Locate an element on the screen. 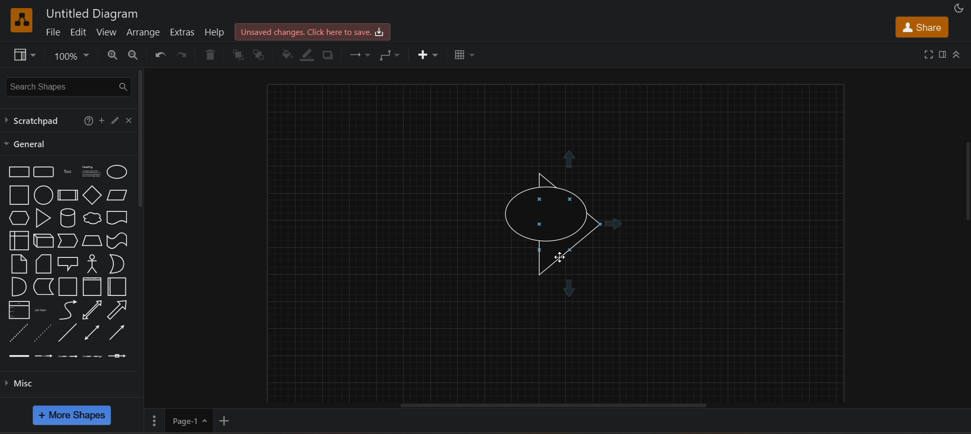 The image size is (971, 434). connector with symbol is located at coordinates (118, 356).